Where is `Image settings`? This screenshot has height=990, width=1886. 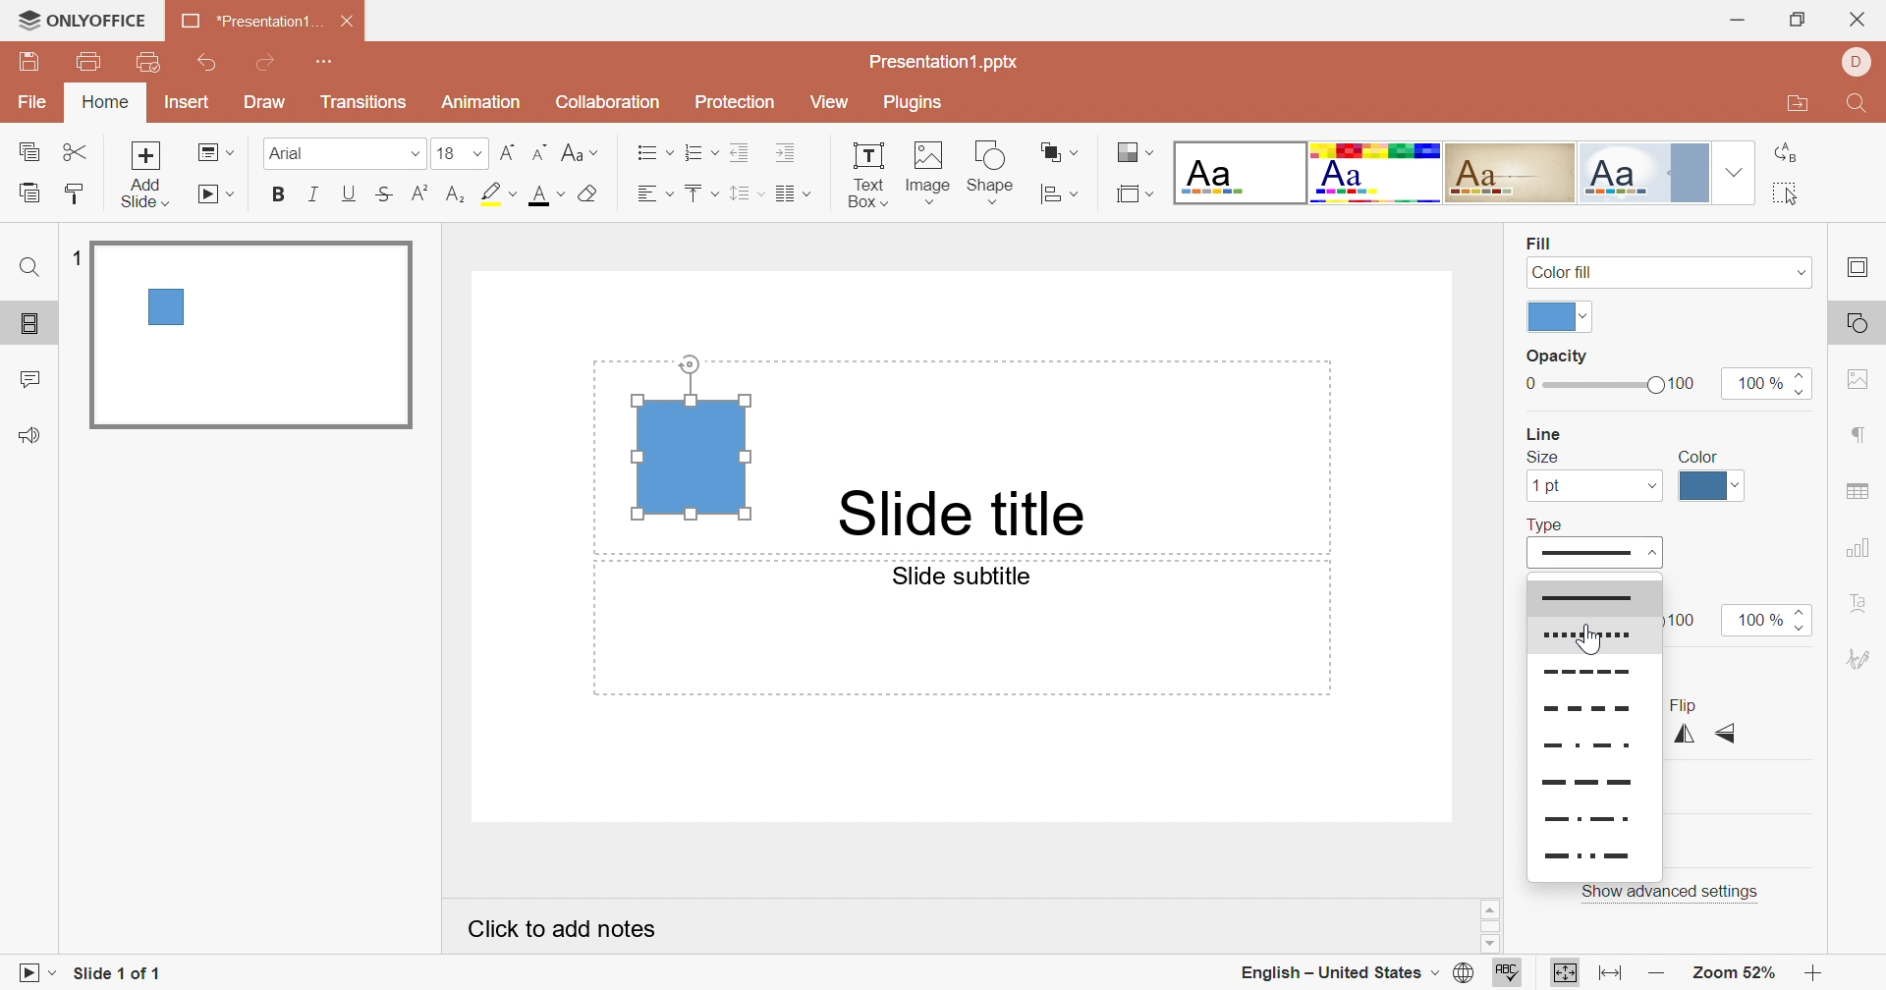
Image settings is located at coordinates (1858, 383).